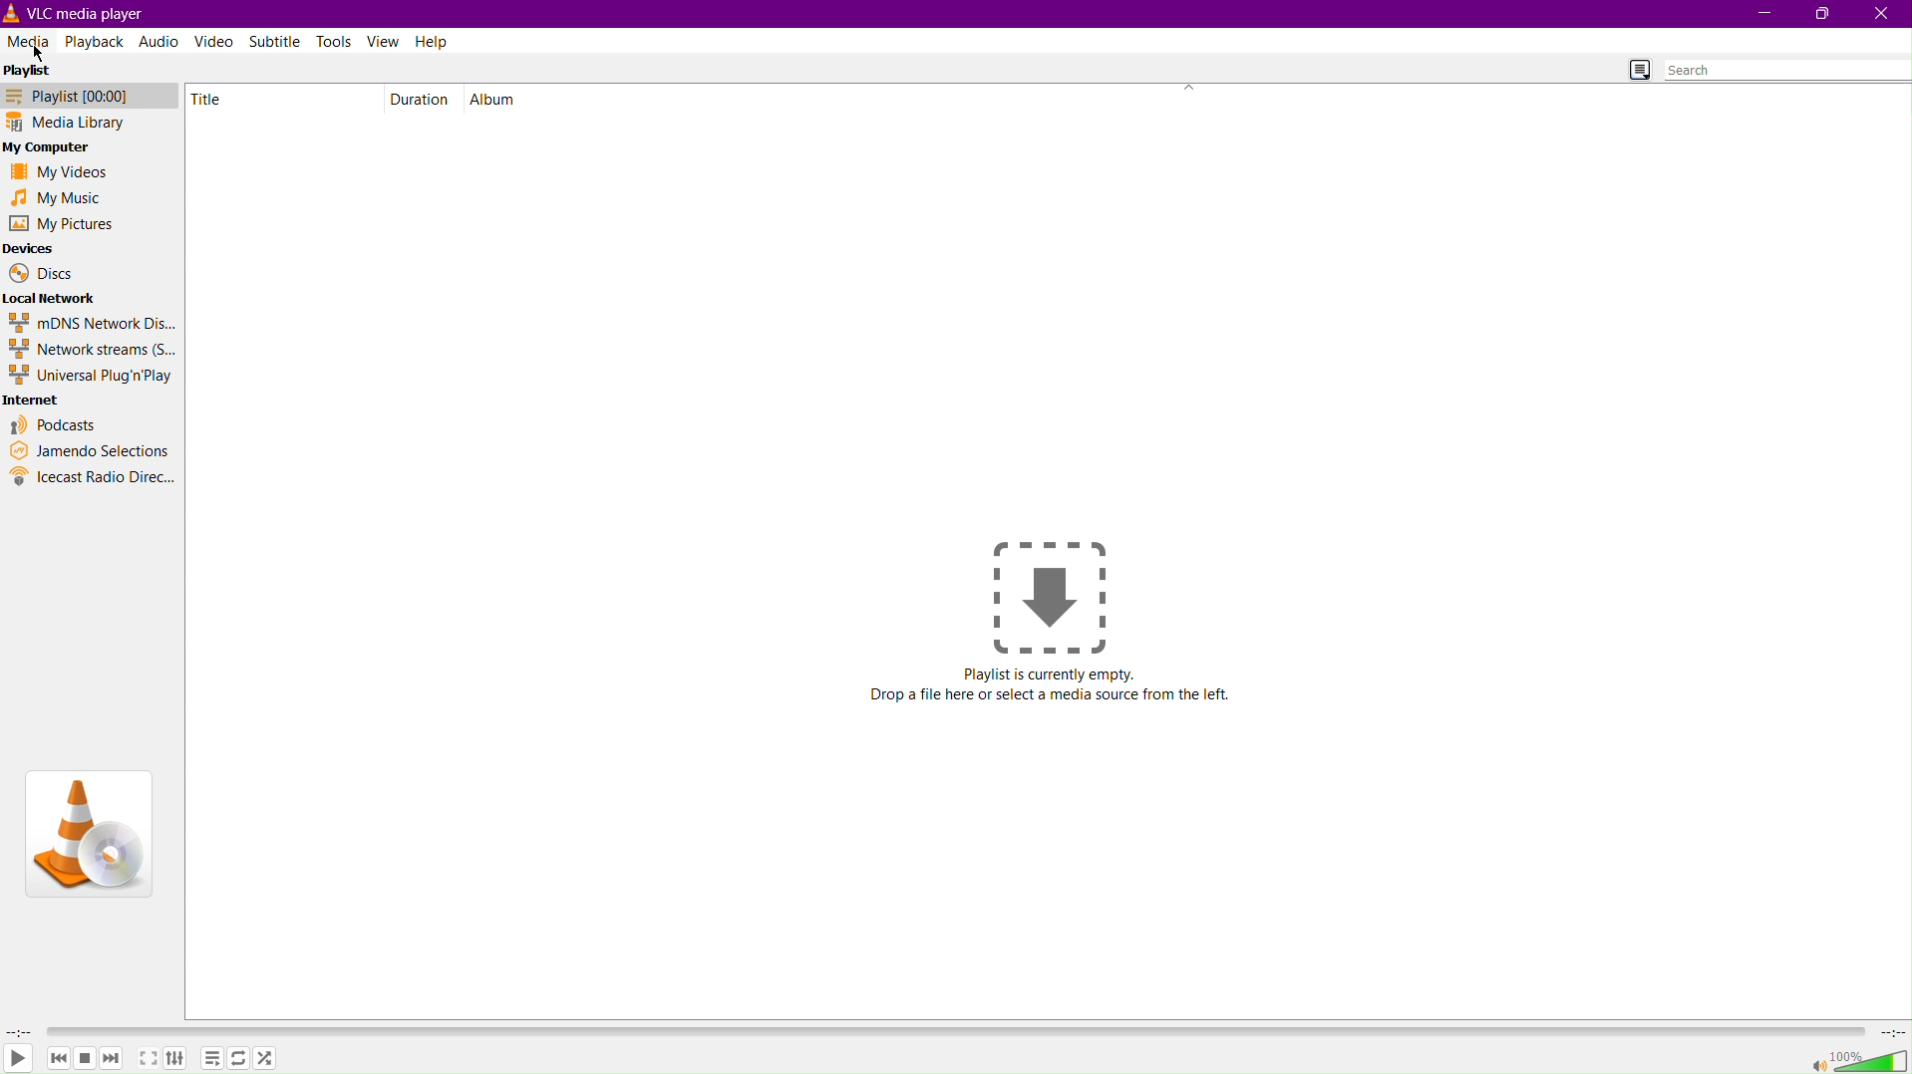  Describe the element at coordinates (19, 1032) in the screenshot. I see `Played time` at that location.